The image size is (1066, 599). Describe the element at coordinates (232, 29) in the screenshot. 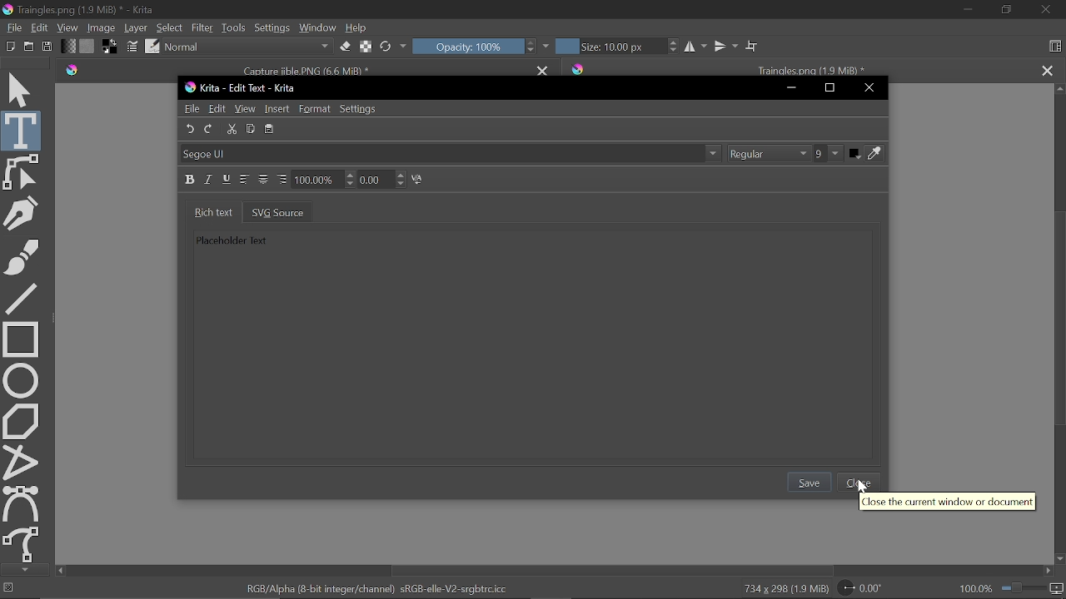

I see `Tools` at that location.